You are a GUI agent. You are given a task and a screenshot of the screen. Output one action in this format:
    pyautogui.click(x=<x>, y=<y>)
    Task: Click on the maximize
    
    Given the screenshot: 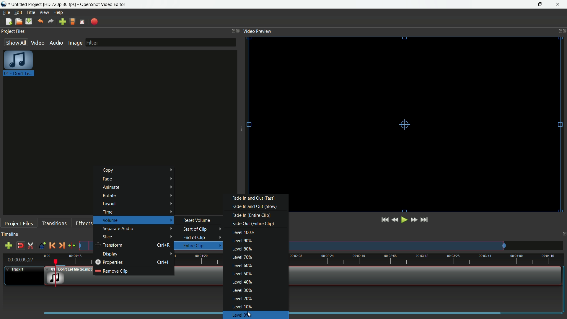 What is the action you would take?
    pyautogui.click(x=541, y=4)
    